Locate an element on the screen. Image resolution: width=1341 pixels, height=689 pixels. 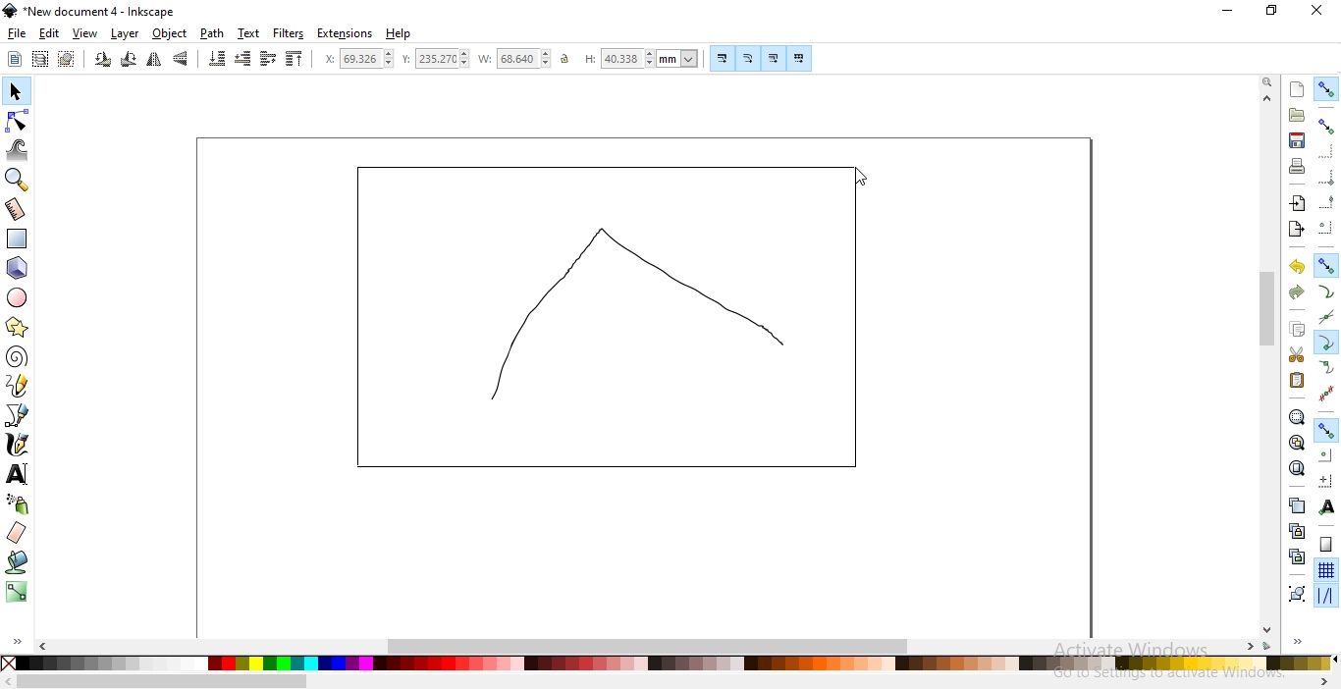
snap an item's rotation center is located at coordinates (1325, 480).